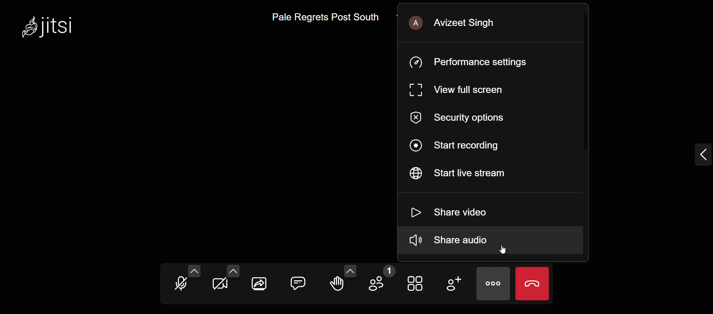 Image resolution: width=713 pixels, height=314 pixels. I want to click on raise hand, so click(339, 287).